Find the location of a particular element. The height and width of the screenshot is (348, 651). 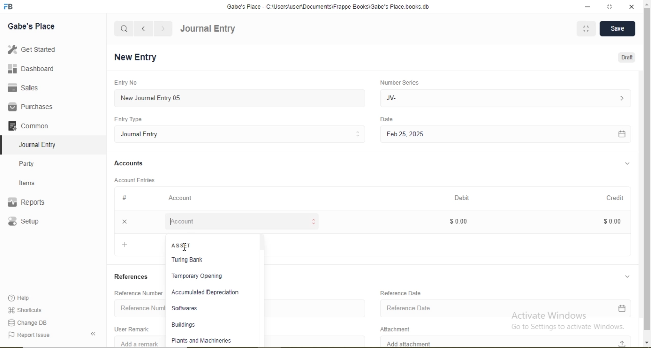

Add attachment is located at coordinates (506, 341).